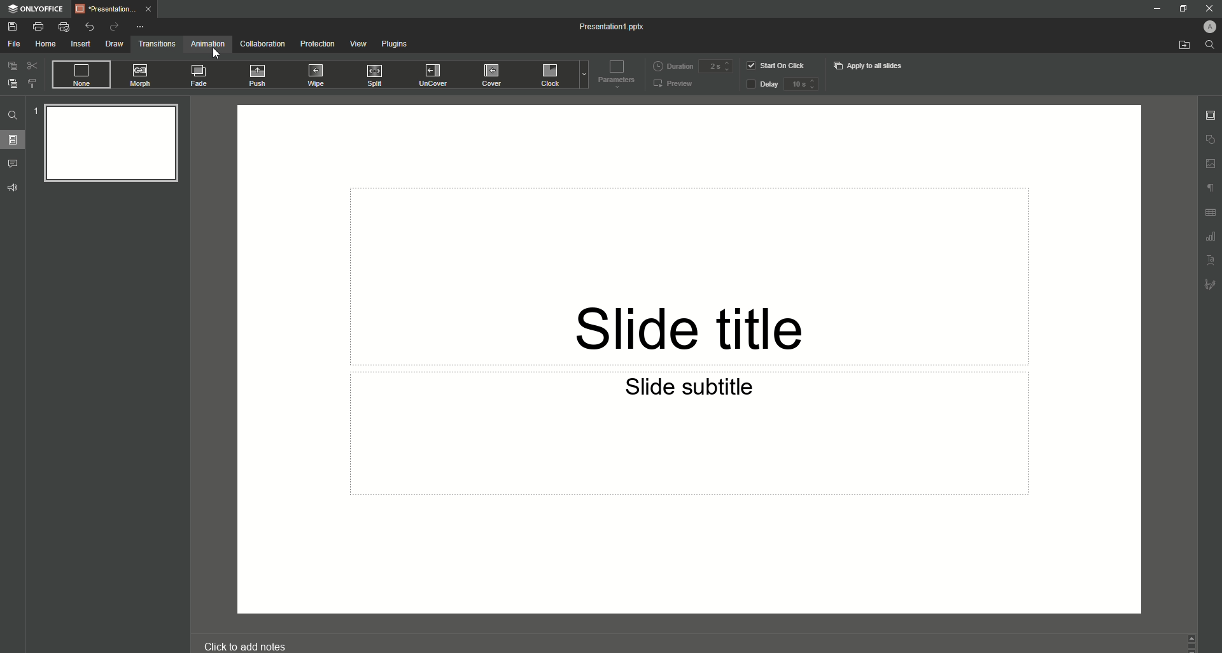  I want to click on Signature, so click(1208, 286).